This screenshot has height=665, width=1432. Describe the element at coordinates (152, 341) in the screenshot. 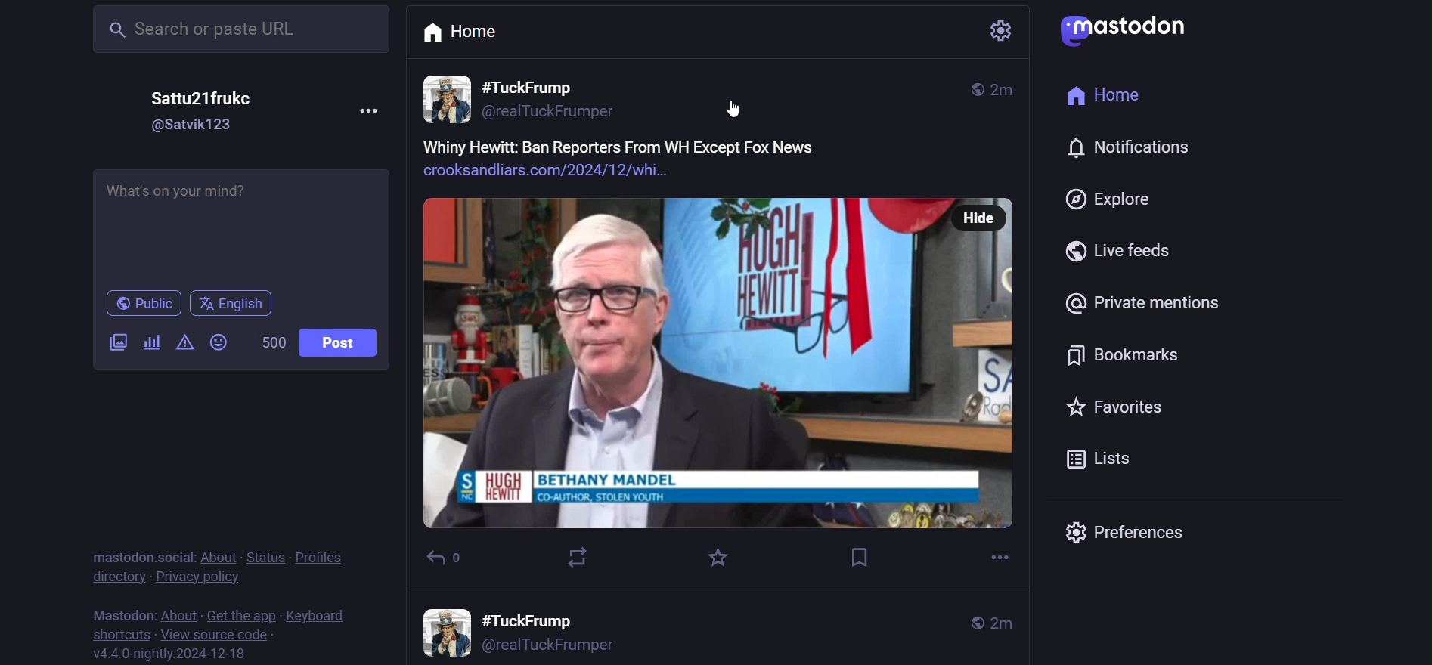

I see `poll` at that location.